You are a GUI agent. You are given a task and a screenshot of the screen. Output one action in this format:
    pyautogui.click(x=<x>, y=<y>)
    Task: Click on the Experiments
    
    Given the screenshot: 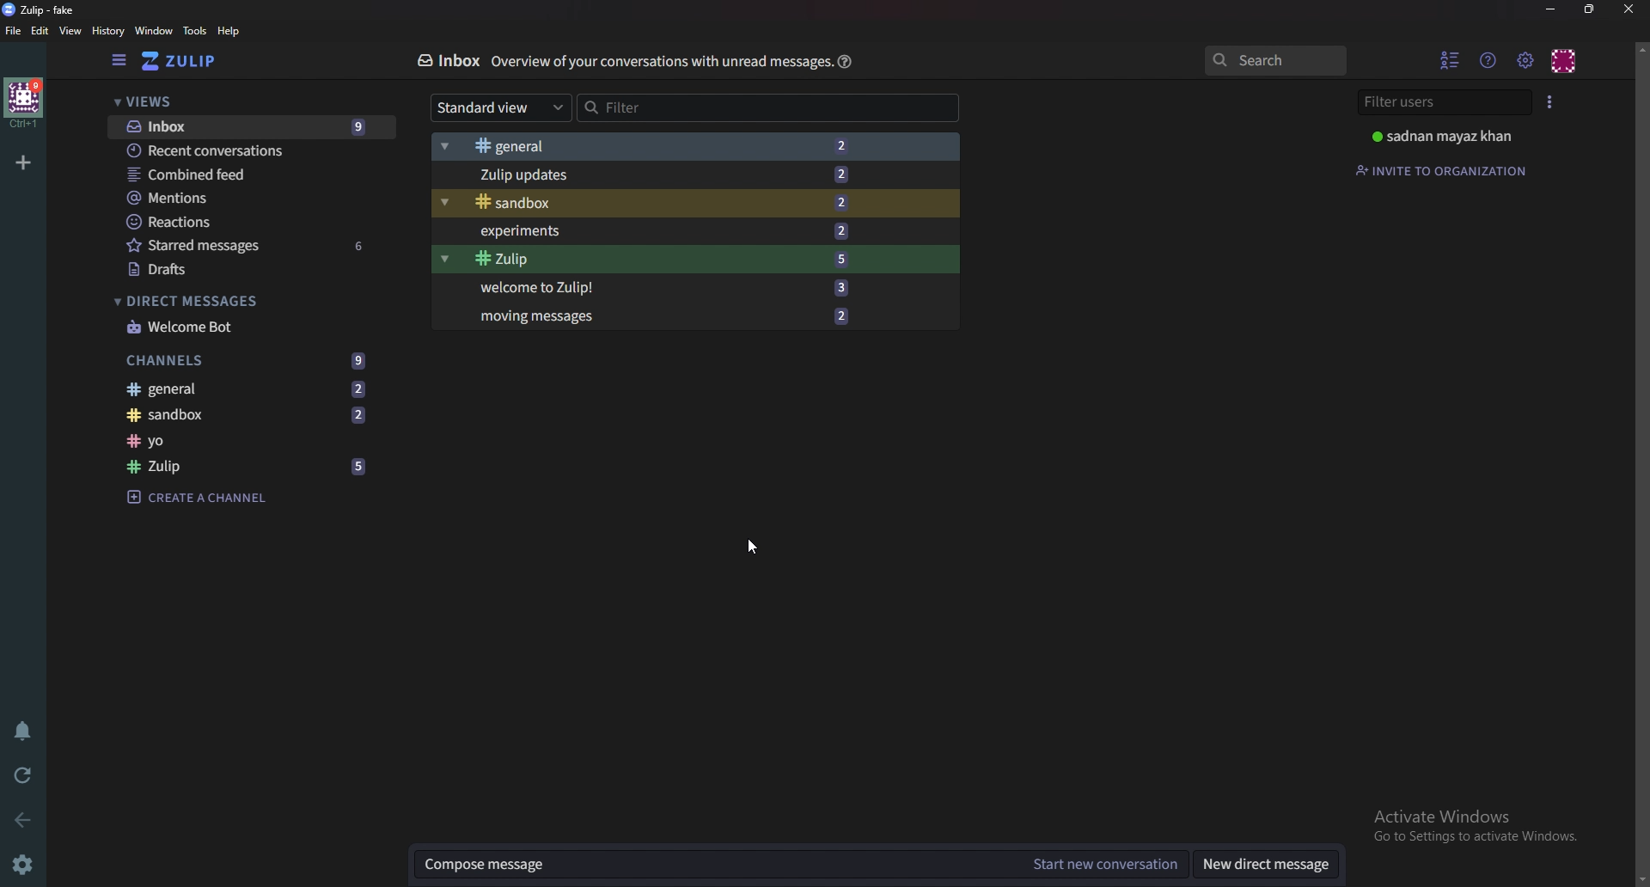 What is the action you would take?
    pyautogui.click(x=694, y=230)
    